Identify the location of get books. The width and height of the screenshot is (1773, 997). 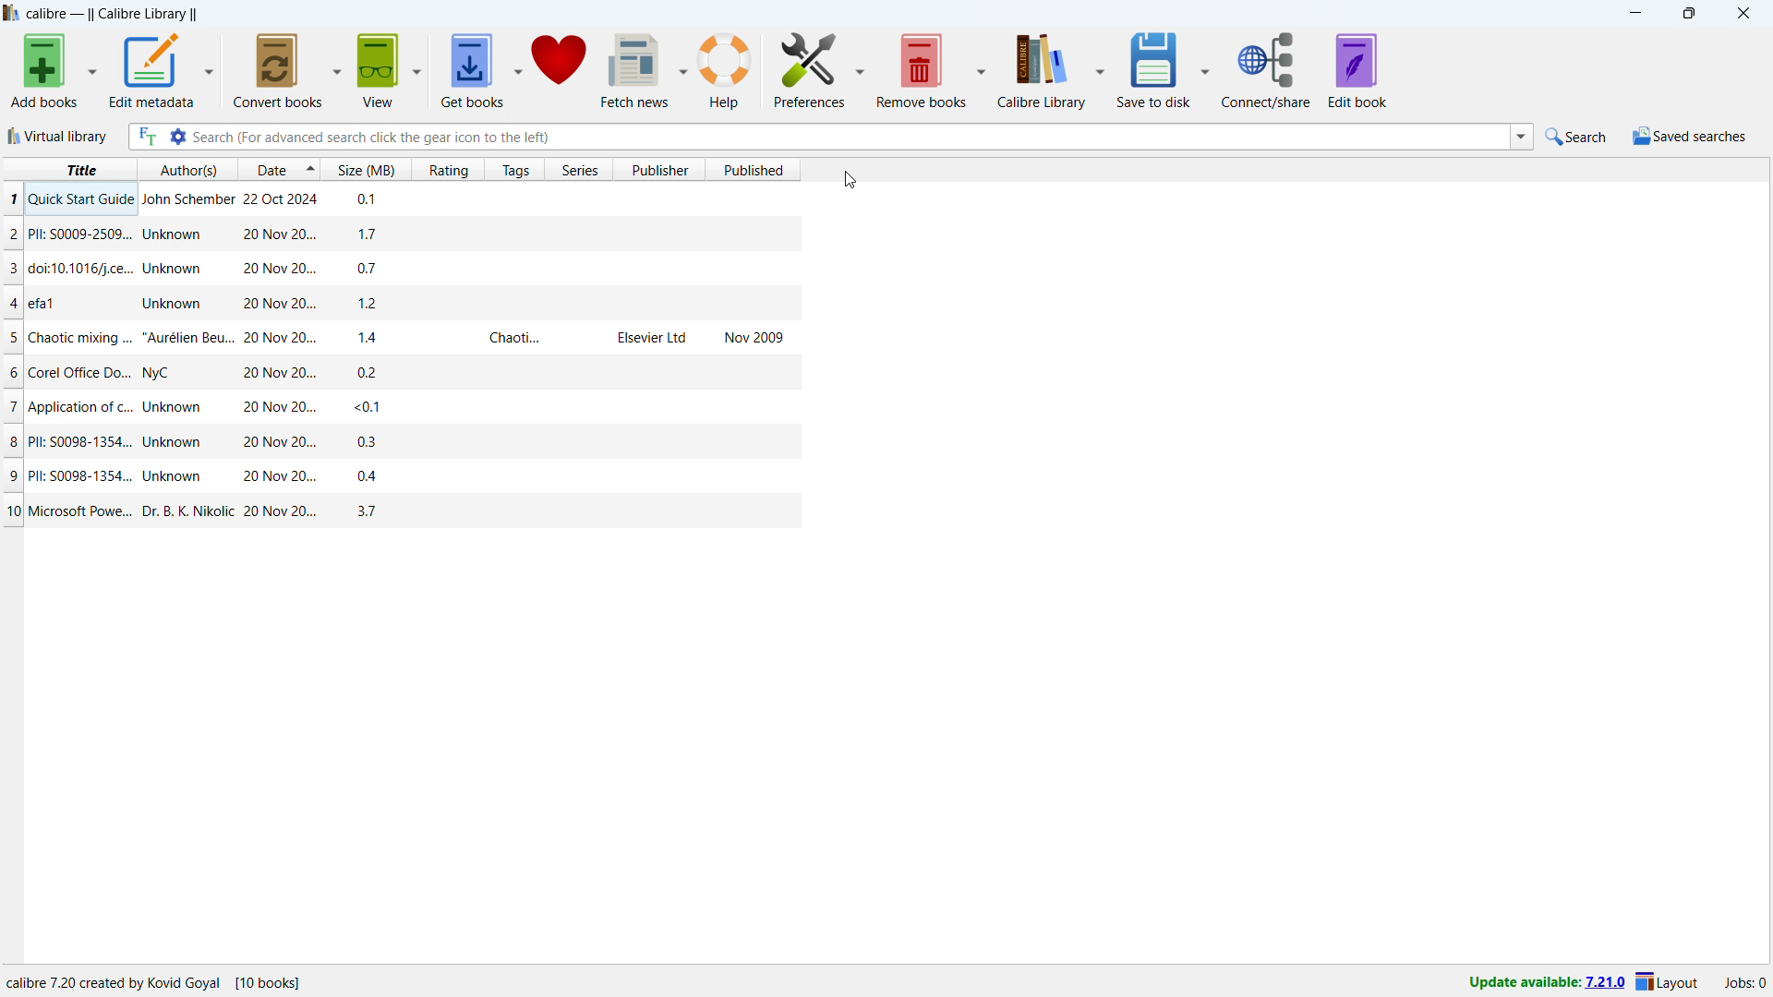
(472, 70).